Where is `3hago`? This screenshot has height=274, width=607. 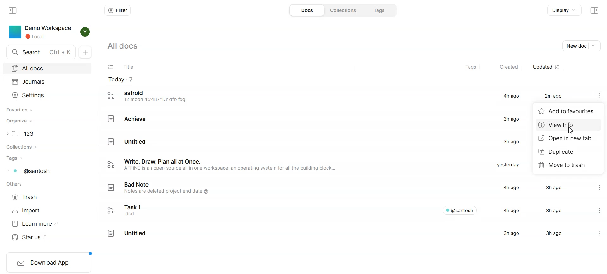 3hago is located at coordinates (552, 234).